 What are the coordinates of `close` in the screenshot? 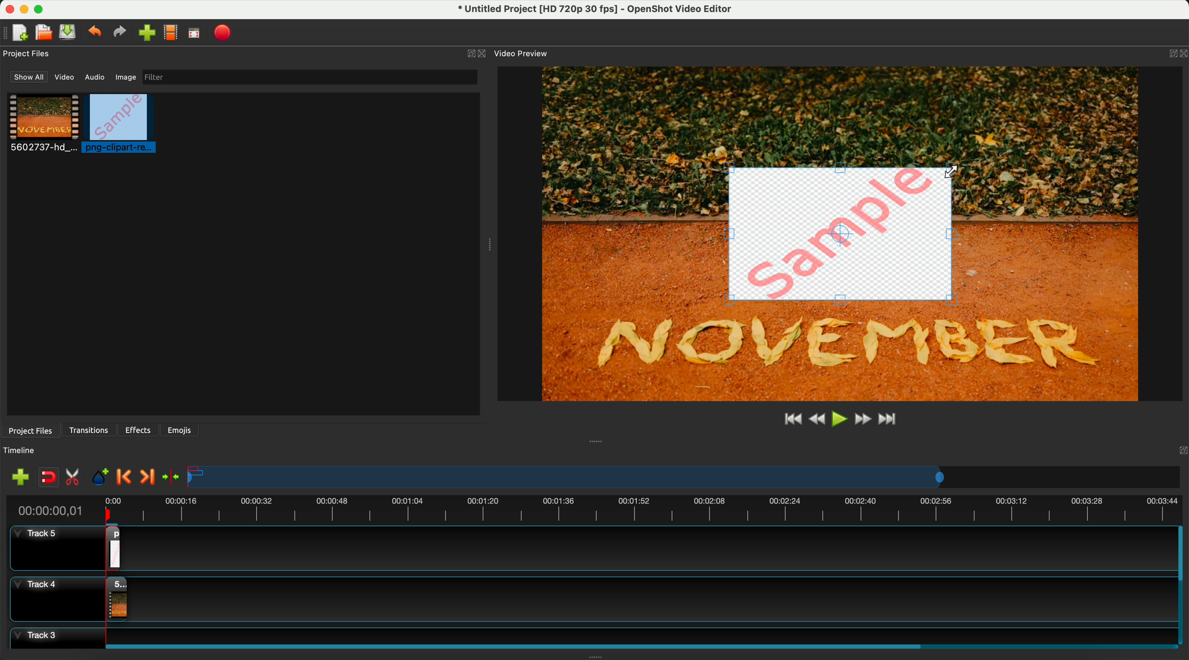 It's located at (476, 54).